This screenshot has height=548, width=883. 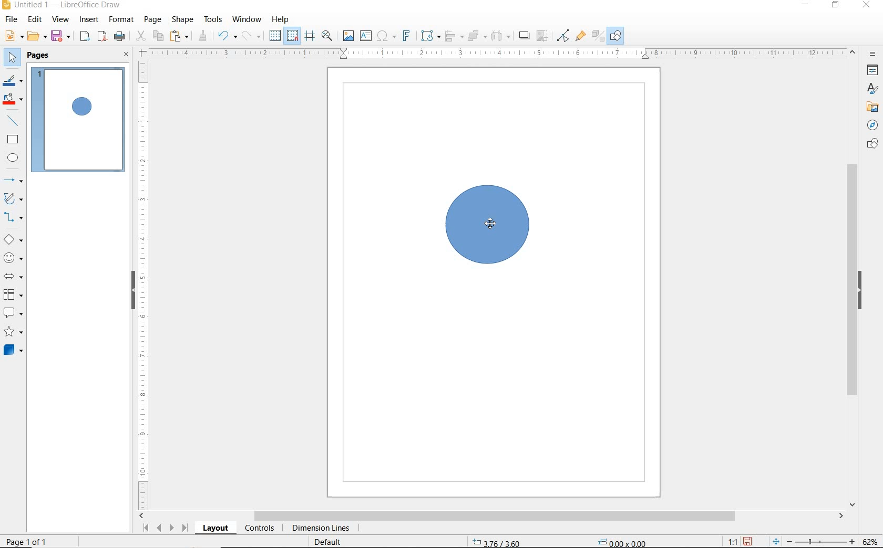 I want to click on WINDOW, so click(x=247, y=19).